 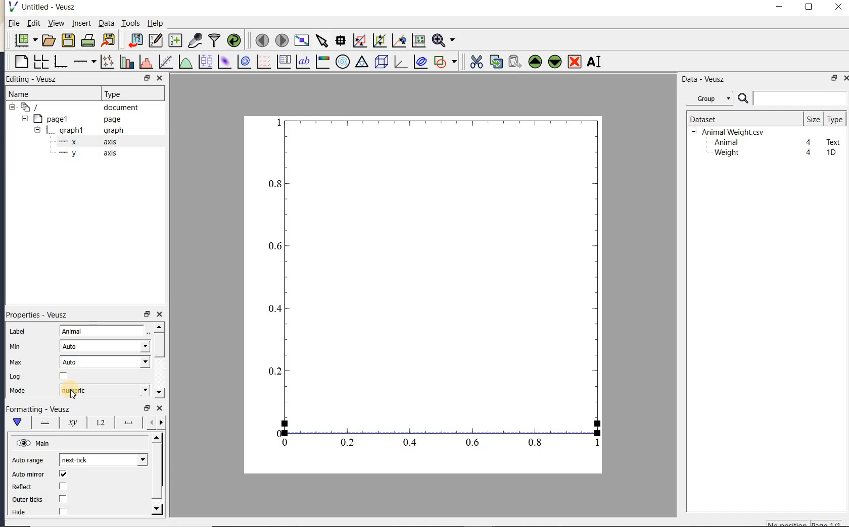 I want to click on add a shape to the plot, so click(x=445, y=62).